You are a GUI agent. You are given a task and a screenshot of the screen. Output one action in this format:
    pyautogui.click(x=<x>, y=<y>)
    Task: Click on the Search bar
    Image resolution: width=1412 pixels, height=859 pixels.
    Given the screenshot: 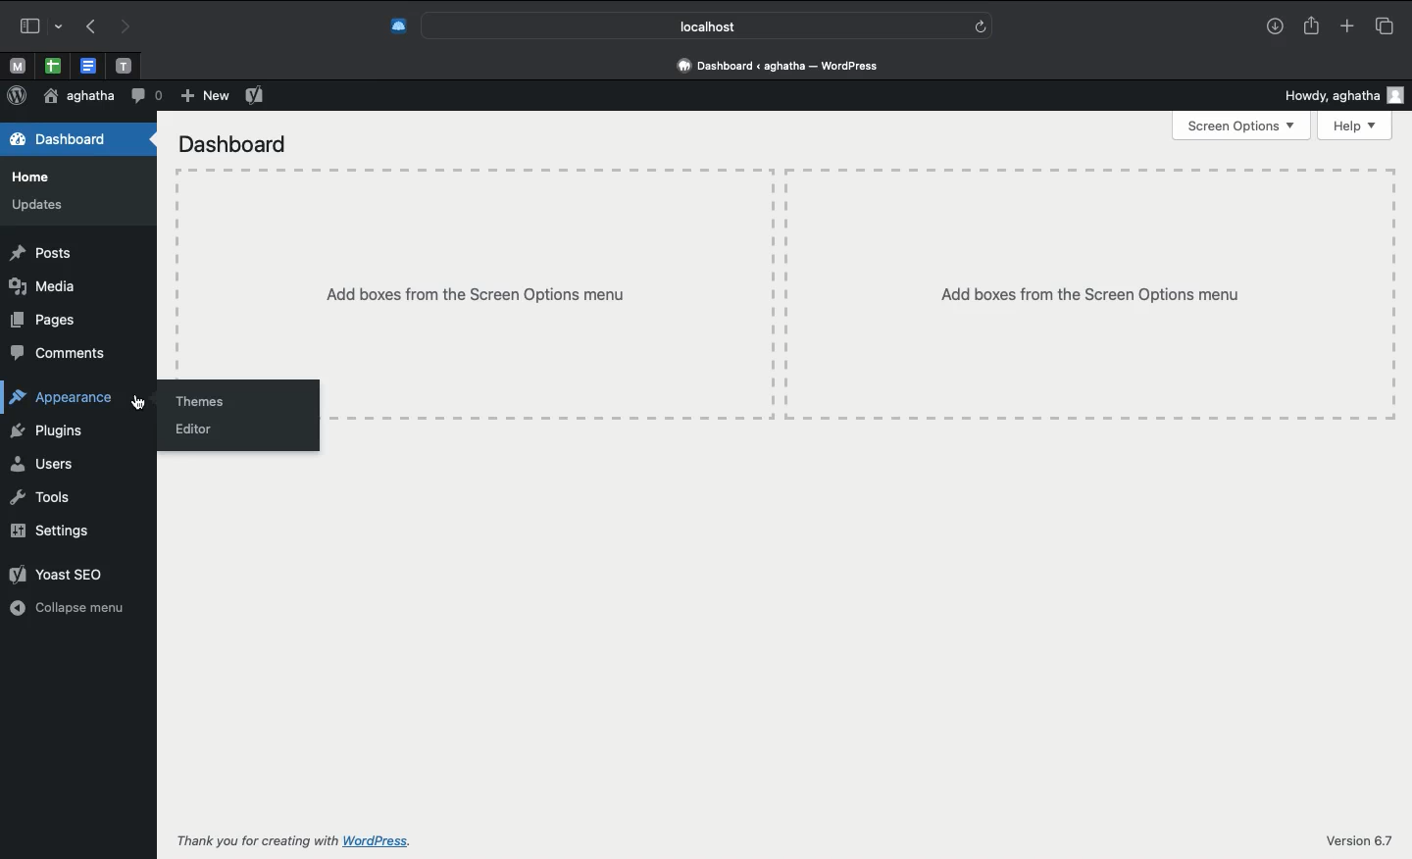 What is the action you would take?
    pyautogui.click(x=709, y=25)
    